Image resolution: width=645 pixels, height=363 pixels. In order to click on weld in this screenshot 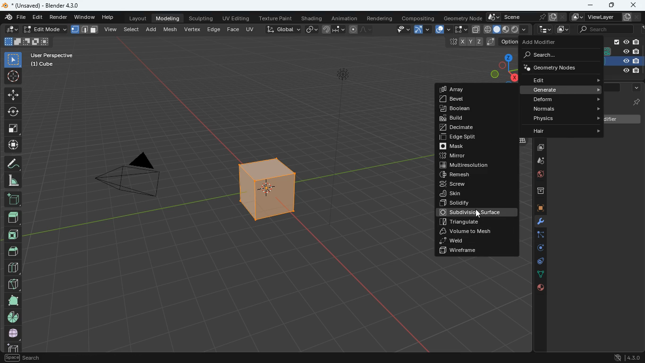, I will do `click(473, 241)`.